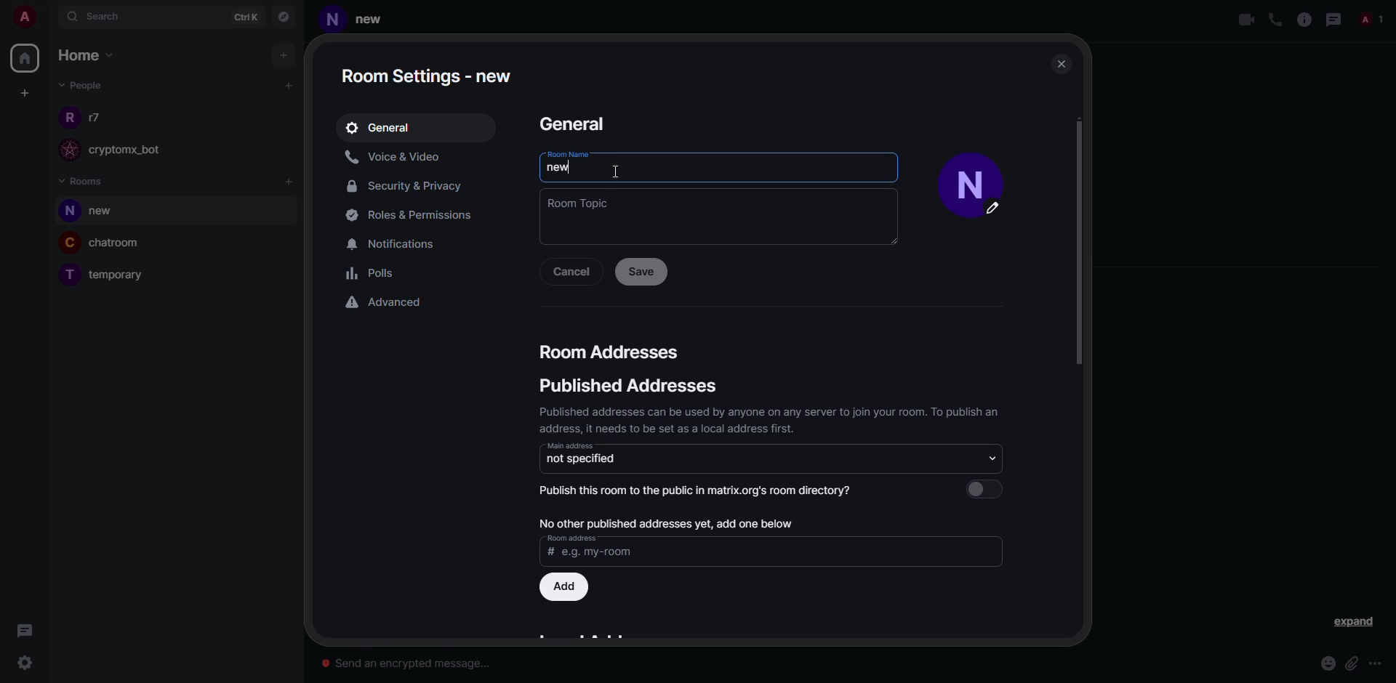 The image size is (1396, 683). I want to click on profile image, so click(68, 116).